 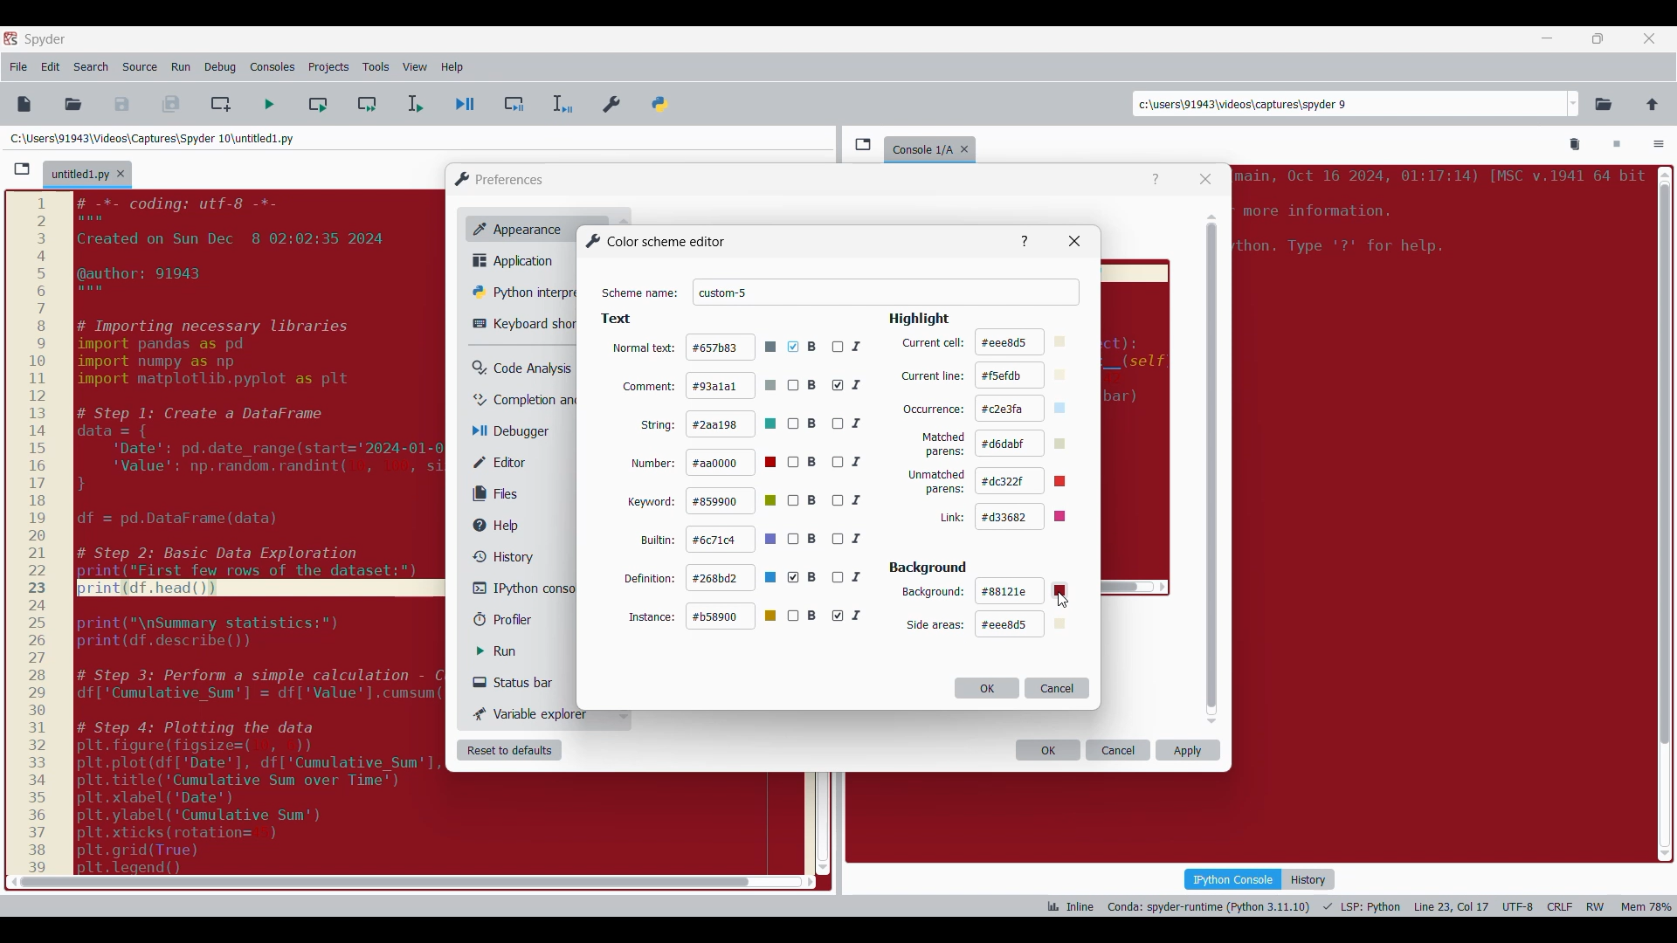 I want to click on Minimize, so click(x=1548, y=38).